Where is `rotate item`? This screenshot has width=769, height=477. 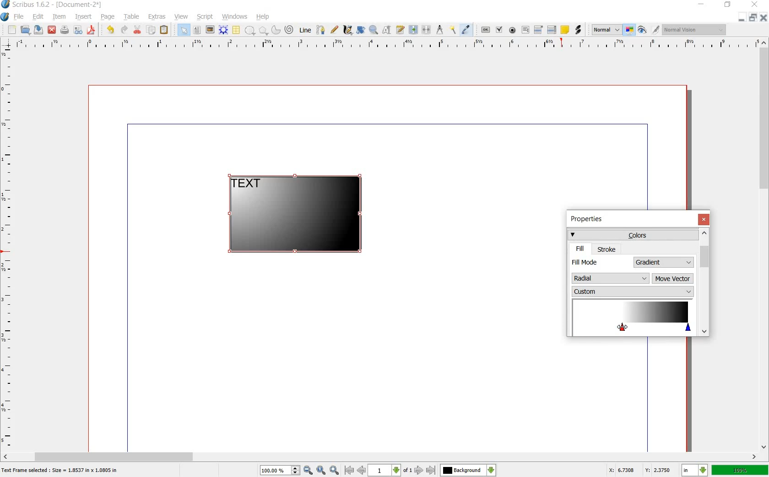
rotate item is located at coordinates (361, 30).